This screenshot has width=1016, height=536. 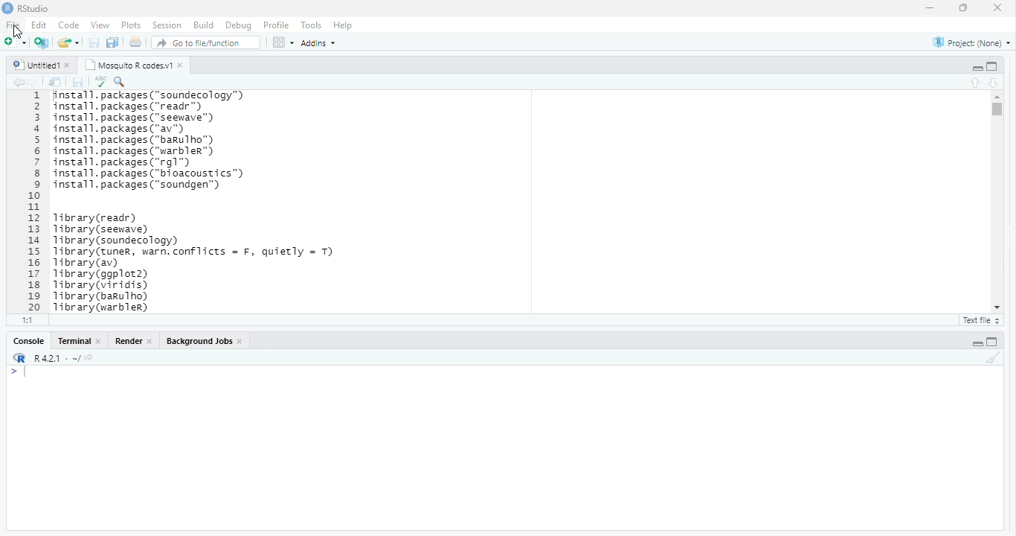 What do you see at coordinates (69, 42) in the screenshot?
I see `share` at bounding box center [69, 42].